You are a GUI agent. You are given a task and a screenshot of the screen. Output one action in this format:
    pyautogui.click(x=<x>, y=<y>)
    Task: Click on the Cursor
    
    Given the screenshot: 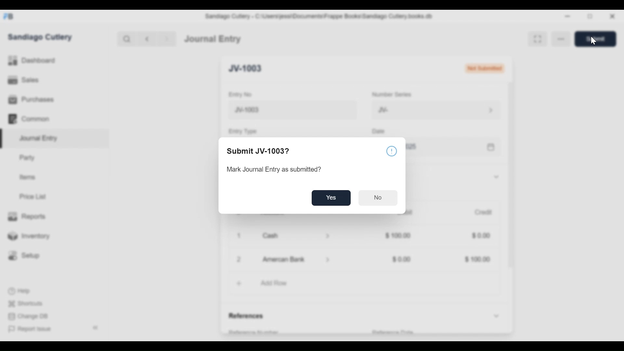 What is the action you would take?
    pyautogui.click(x=592, y=42)
    